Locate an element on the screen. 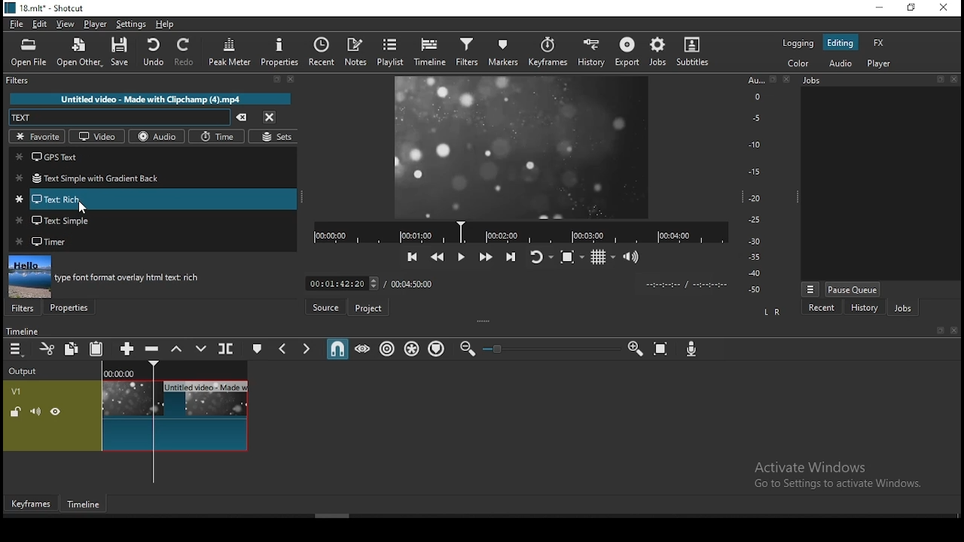 The image size is (964, 542). keyframes is located at coordinates (32, 504).